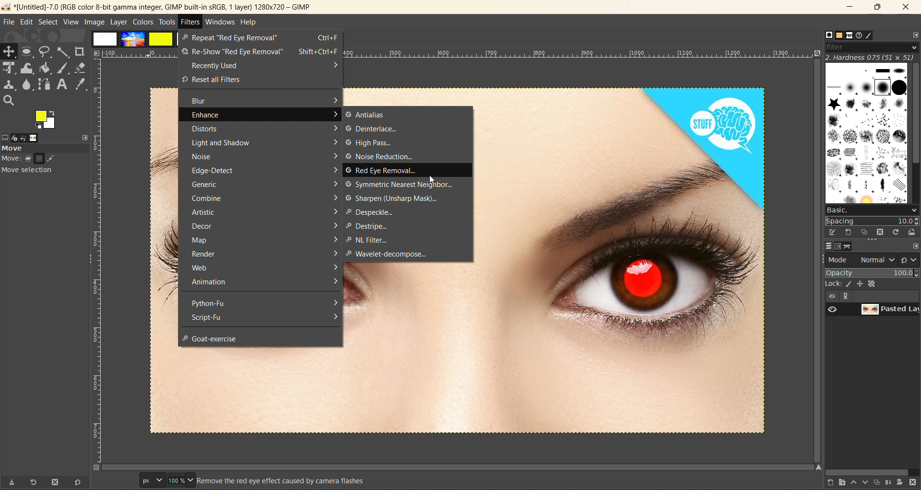 This screenshot has height=490, width=921. Describe the element at coordinates (264, 158) in the screenshot. I see `noise` at that location.